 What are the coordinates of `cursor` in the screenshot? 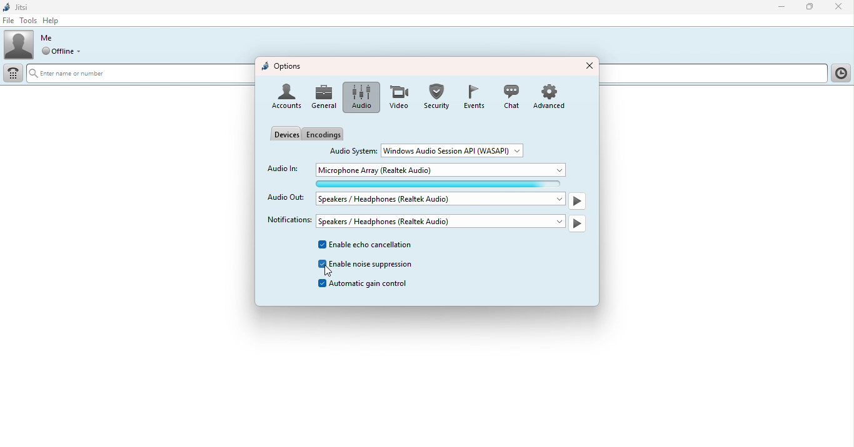 It's located at (326, 274).